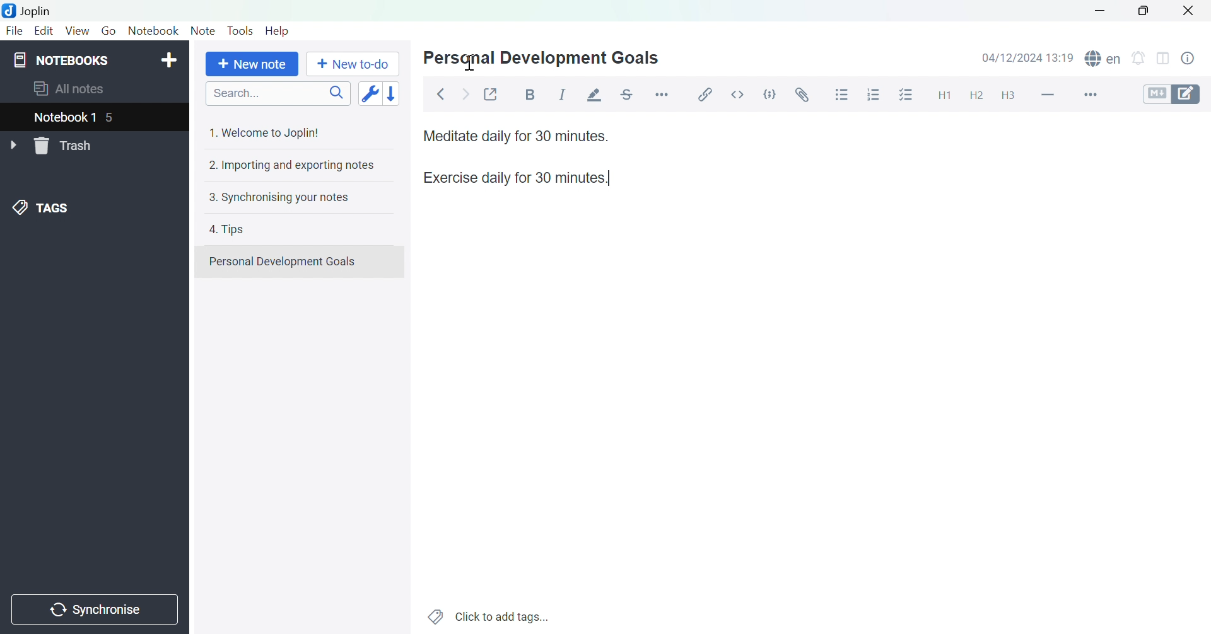  What do you see at coordinates (44, 30) in the screenshot?
I see `Edit` at bounding box center [44, 30].